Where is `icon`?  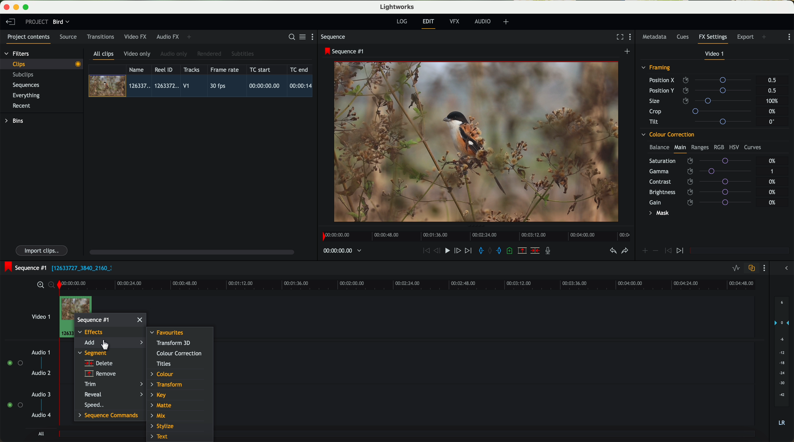
icon is located at coordinates (645, 251).